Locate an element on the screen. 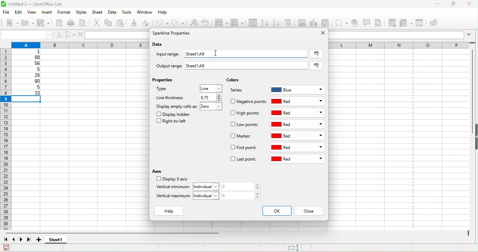 The height and width of the screenshot is (252, 478). styles is located at coordinates (82, 13).